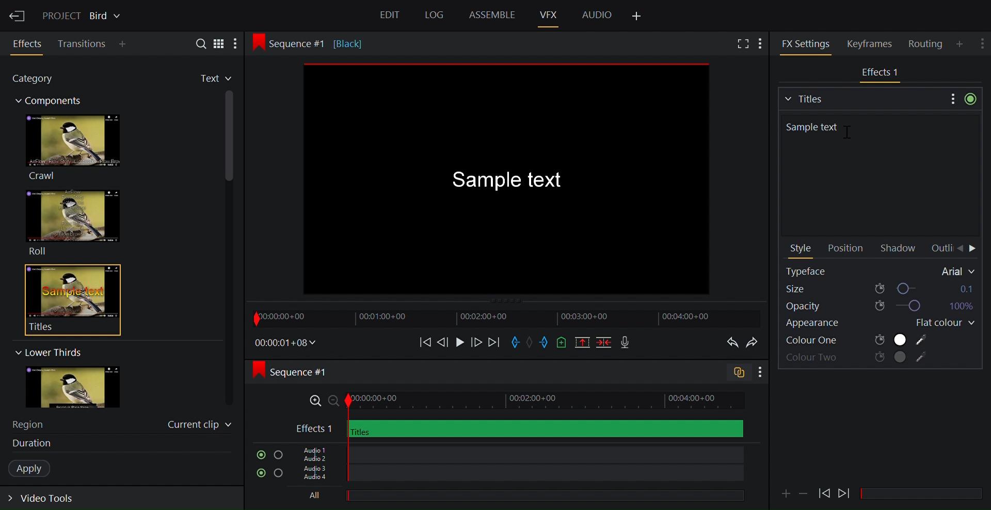 This screenshot has width=991, height=510. I want to click on Sequence, so click(322, 43).